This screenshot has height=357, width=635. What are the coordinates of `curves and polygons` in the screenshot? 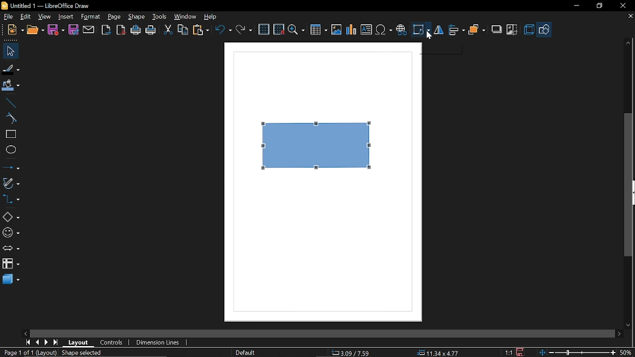 It's located at (11, 183).